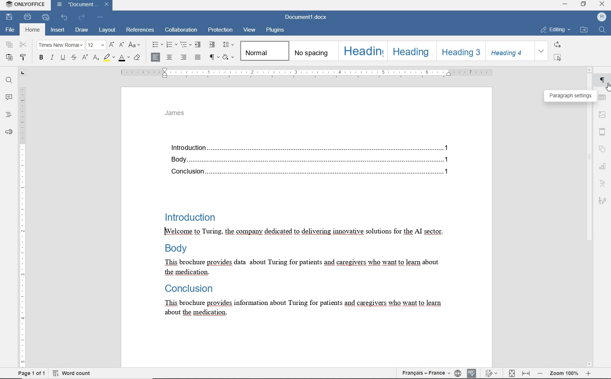 The width and height of the screenshot is (611, 379). I want to click on find, so click(602, 29).